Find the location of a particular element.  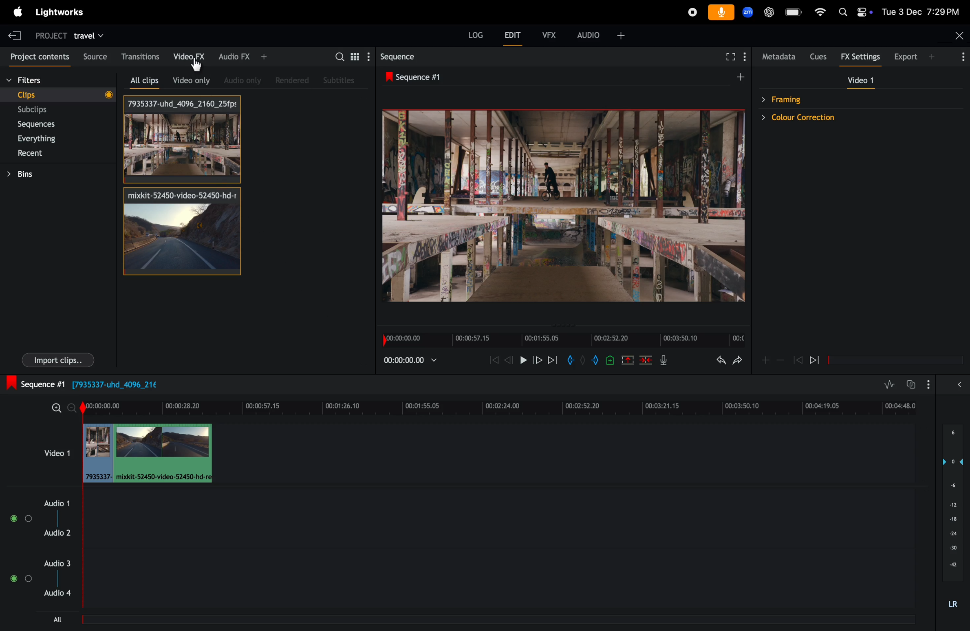

Subtitles is located at coordinates (337, 80).